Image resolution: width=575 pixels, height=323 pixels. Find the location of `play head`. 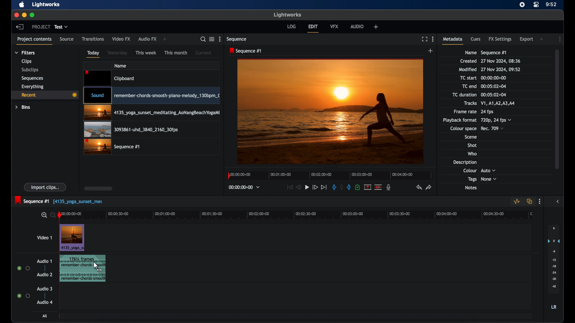

play head is located at coordinates (60, 215).